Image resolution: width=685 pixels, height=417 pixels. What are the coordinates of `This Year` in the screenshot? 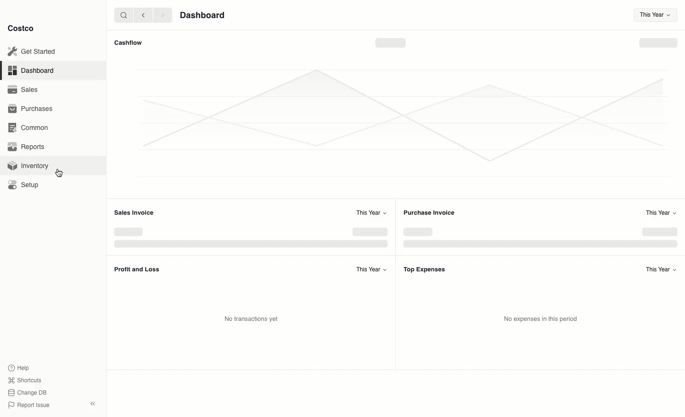 It's located at (660, 269).